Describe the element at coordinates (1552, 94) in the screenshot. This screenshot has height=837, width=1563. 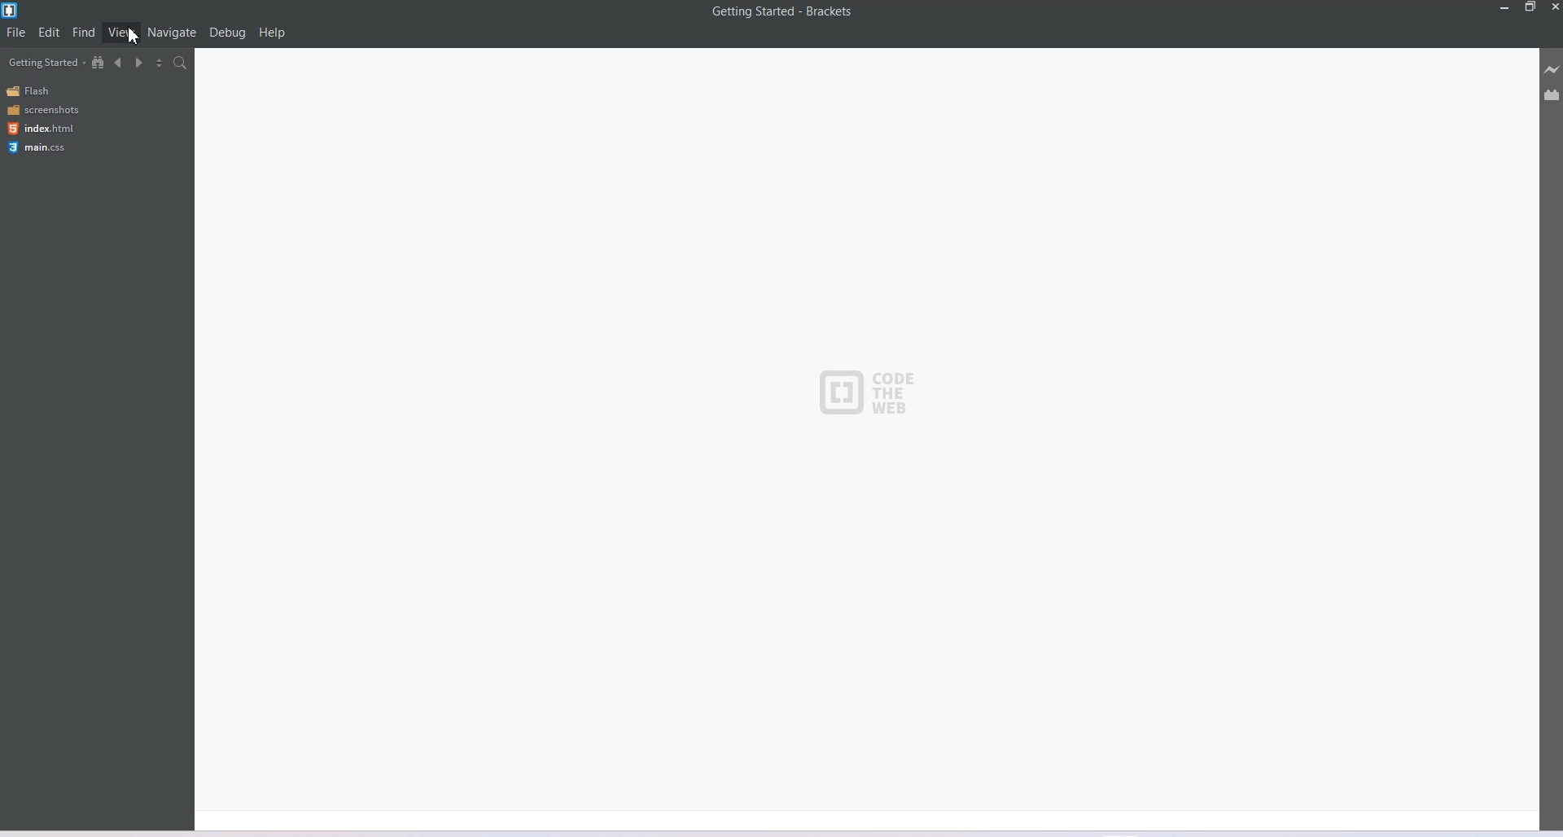
I see `Extension Manager` at that location.